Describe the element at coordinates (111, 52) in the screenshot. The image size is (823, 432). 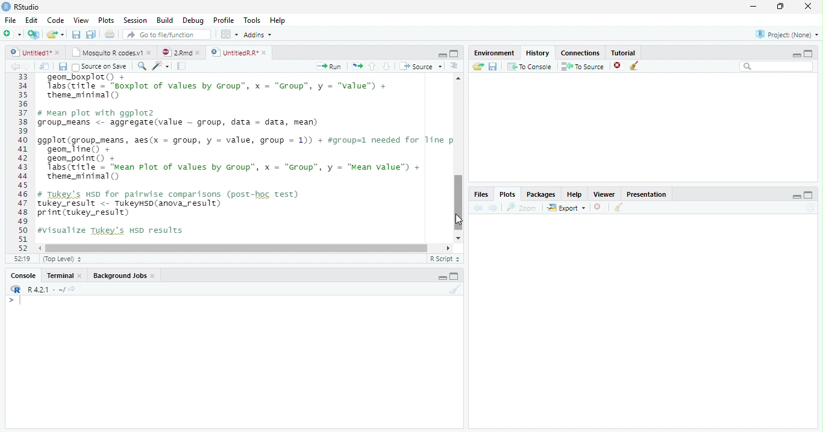
I see `Mosquito R codes` at that location.